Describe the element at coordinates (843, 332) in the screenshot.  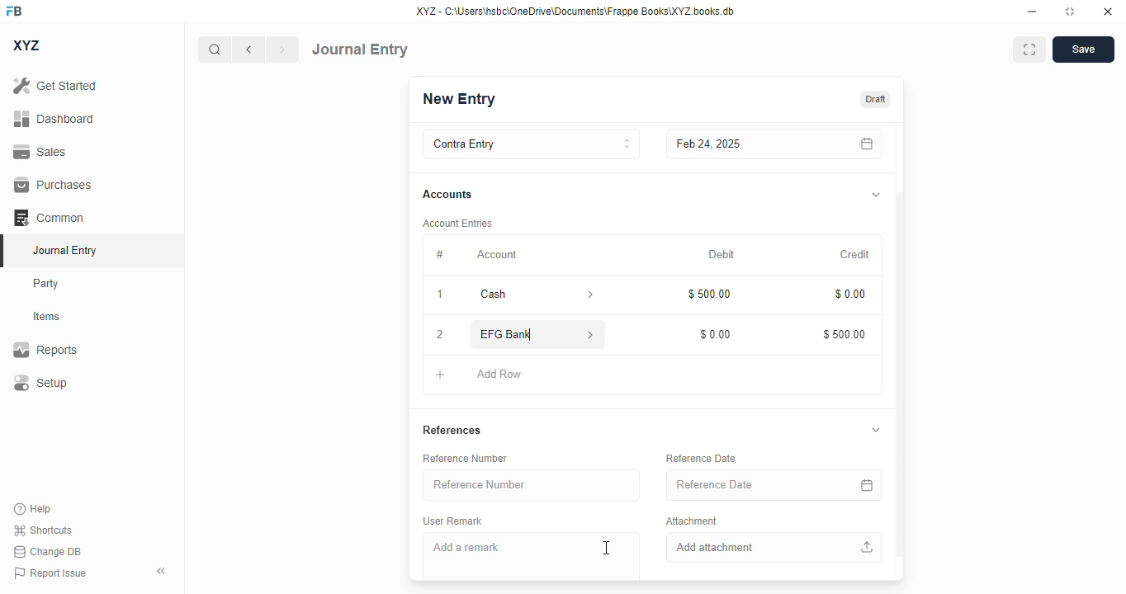
I see `$500.00` at that location.